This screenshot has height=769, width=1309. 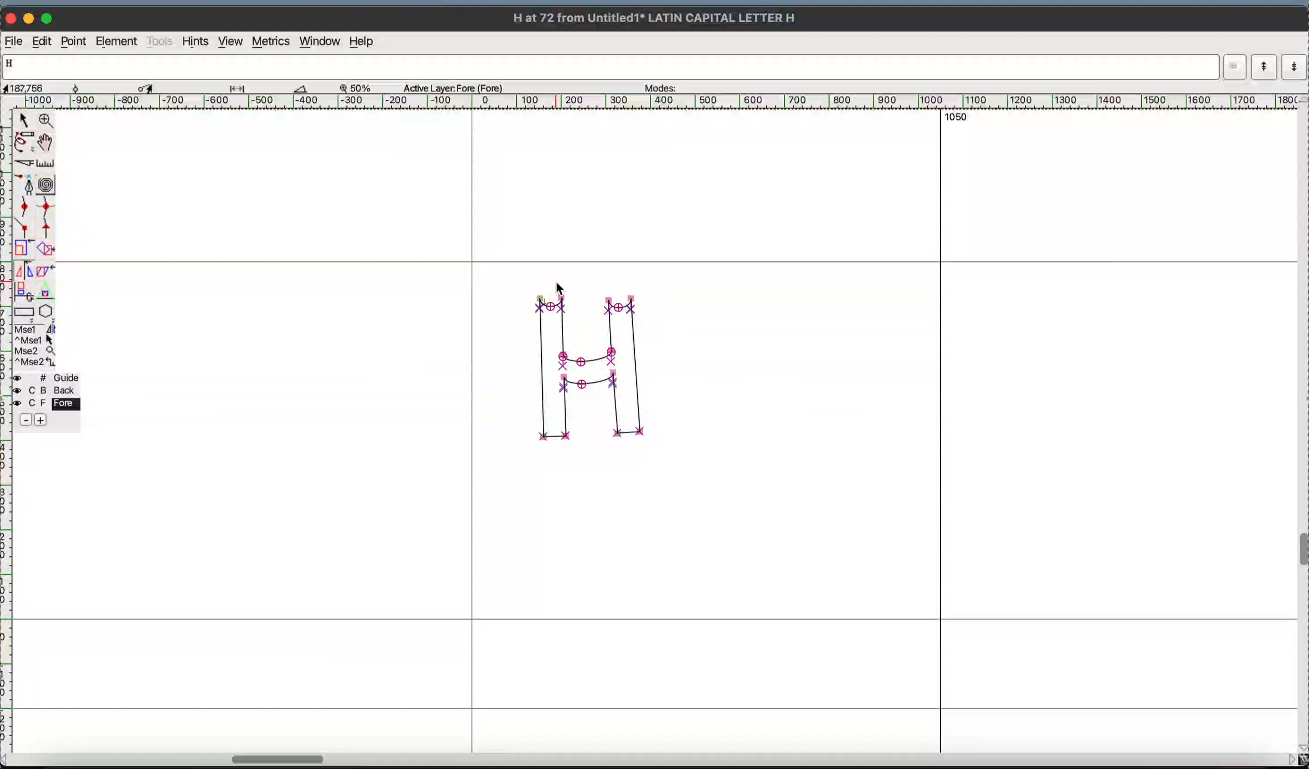 What do you see at coordinates (270, 41) in the screenshot?
I see `metrics` at bounding box center [270, 41].